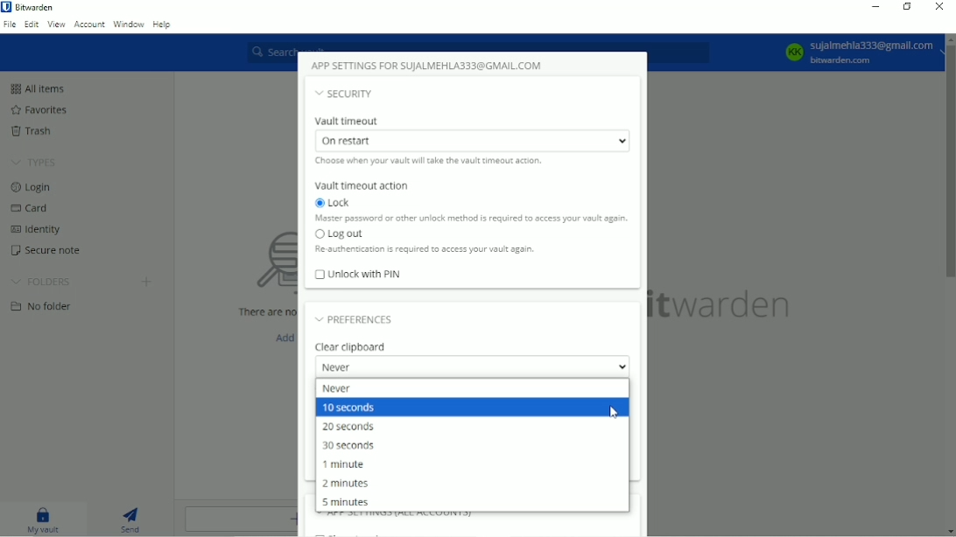  What do you see at coordinates (37, 87) in the screenshot?
I see `All items` at bounding box center [37, 87].